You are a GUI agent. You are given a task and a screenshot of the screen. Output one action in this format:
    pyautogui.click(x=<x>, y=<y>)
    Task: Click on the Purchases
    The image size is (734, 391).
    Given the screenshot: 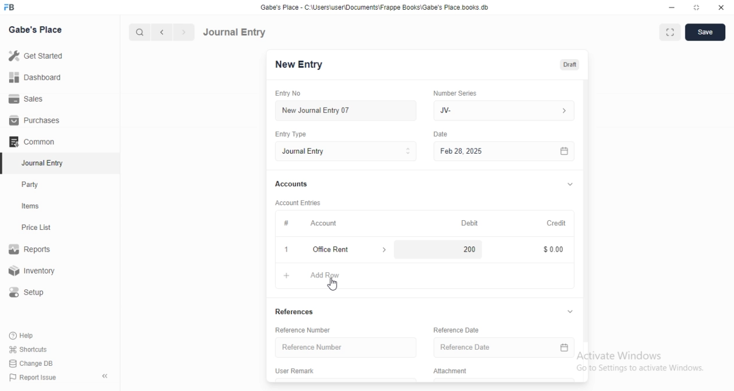 What is the action you would take?
    pyautogui.click(x=35, y=120)
    